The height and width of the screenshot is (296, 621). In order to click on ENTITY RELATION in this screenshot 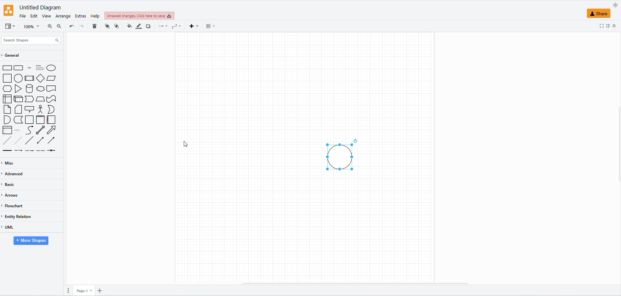, I will do `click(18, 217)`.